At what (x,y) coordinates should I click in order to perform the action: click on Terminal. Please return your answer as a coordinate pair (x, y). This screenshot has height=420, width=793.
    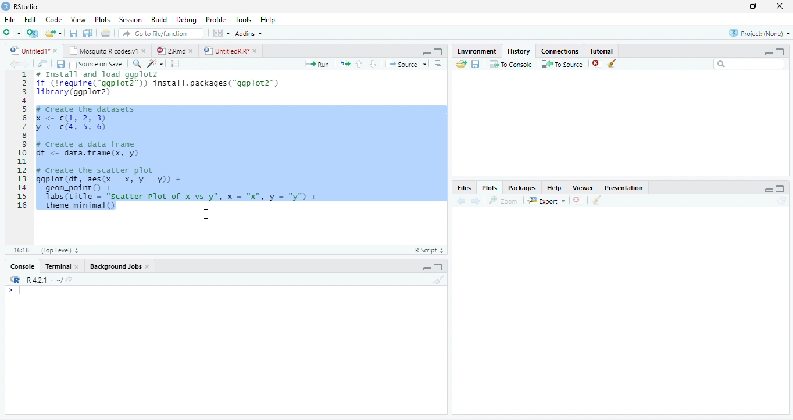
    Looking at the image, I should click on (58, 266).